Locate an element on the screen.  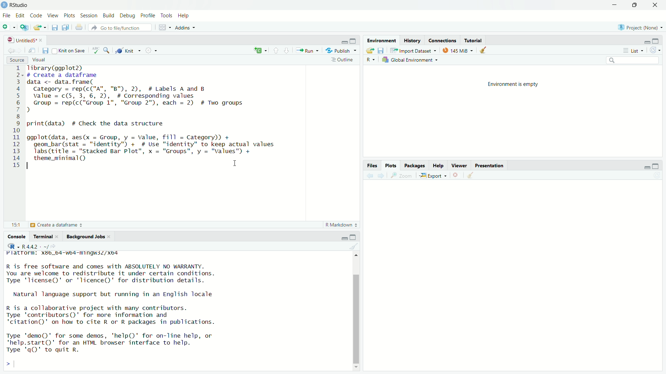
R is free software and comes with ABSOLUTELY NO WARRANTY.

You are welcome to redistribute it under certain conditions.

Type "license" or 'licence()' for distribution details.
Natural language support but running in an English locale

R is a collaborative project with many contributors.

Type 'contributors()' for more information and

'citation()' on how to cite R or R packages in publications.

Type 'demo()' for some demos, 'help()' for on-line help, or

*help.start()' for an HTML browser interface to help.

Type 'gQ' to quit R.

> is located at coordinates (125, 317).